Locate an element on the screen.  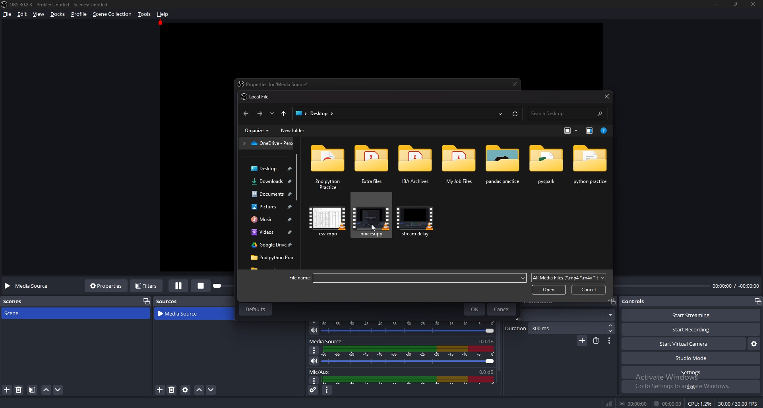
Filter is located at coordinates (33, 390).